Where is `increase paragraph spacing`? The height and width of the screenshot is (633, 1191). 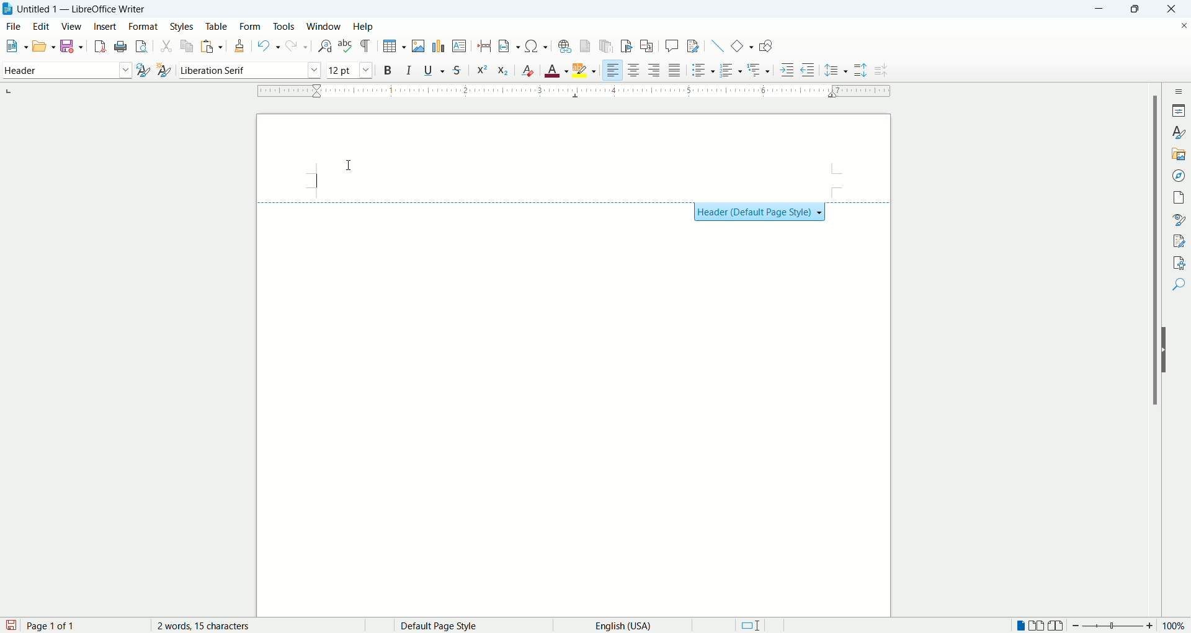 increase paragraph spacing is located at coordinates (862, 70).